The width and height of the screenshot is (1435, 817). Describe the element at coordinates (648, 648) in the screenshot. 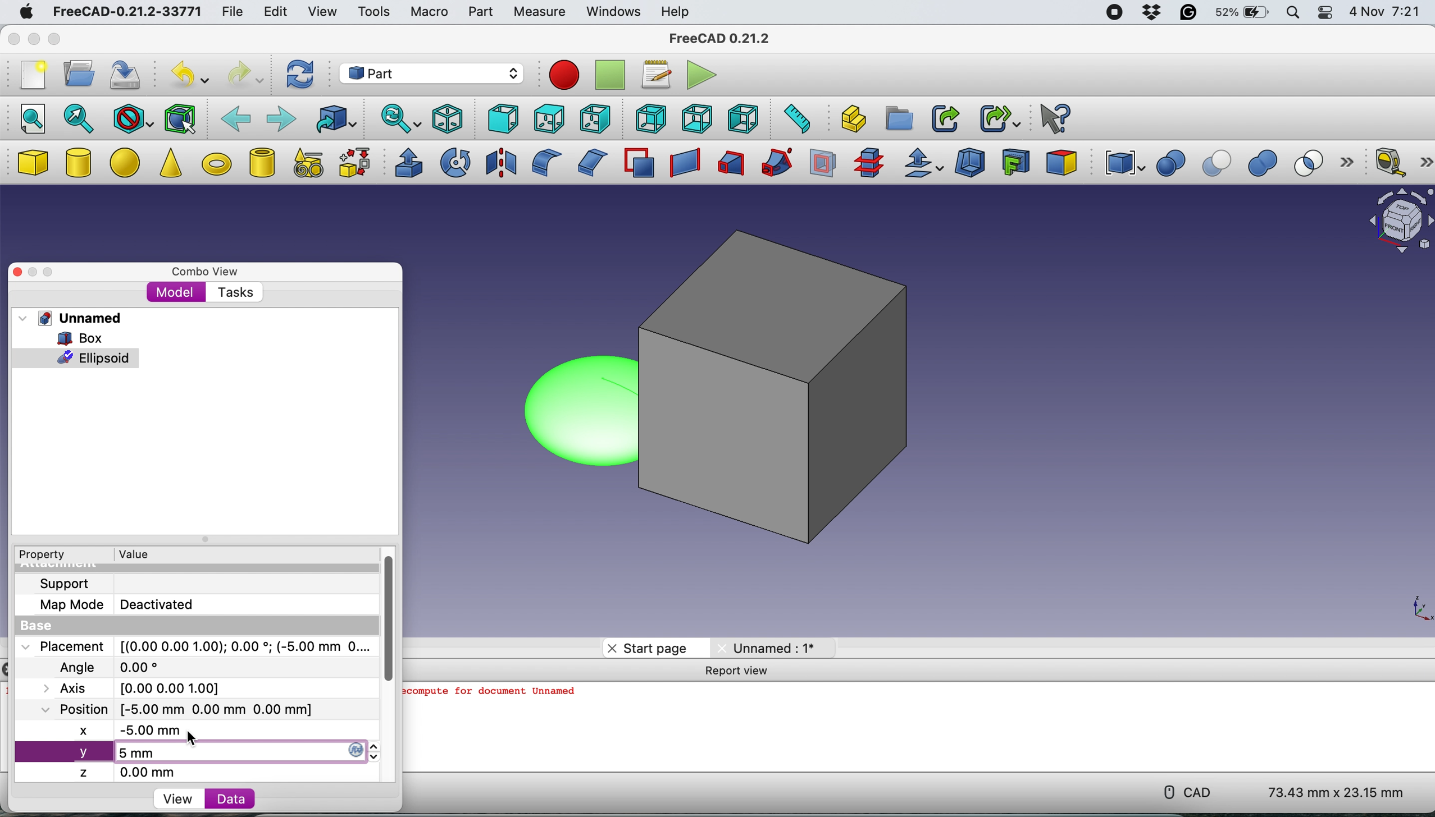

I see `start page` at that location.